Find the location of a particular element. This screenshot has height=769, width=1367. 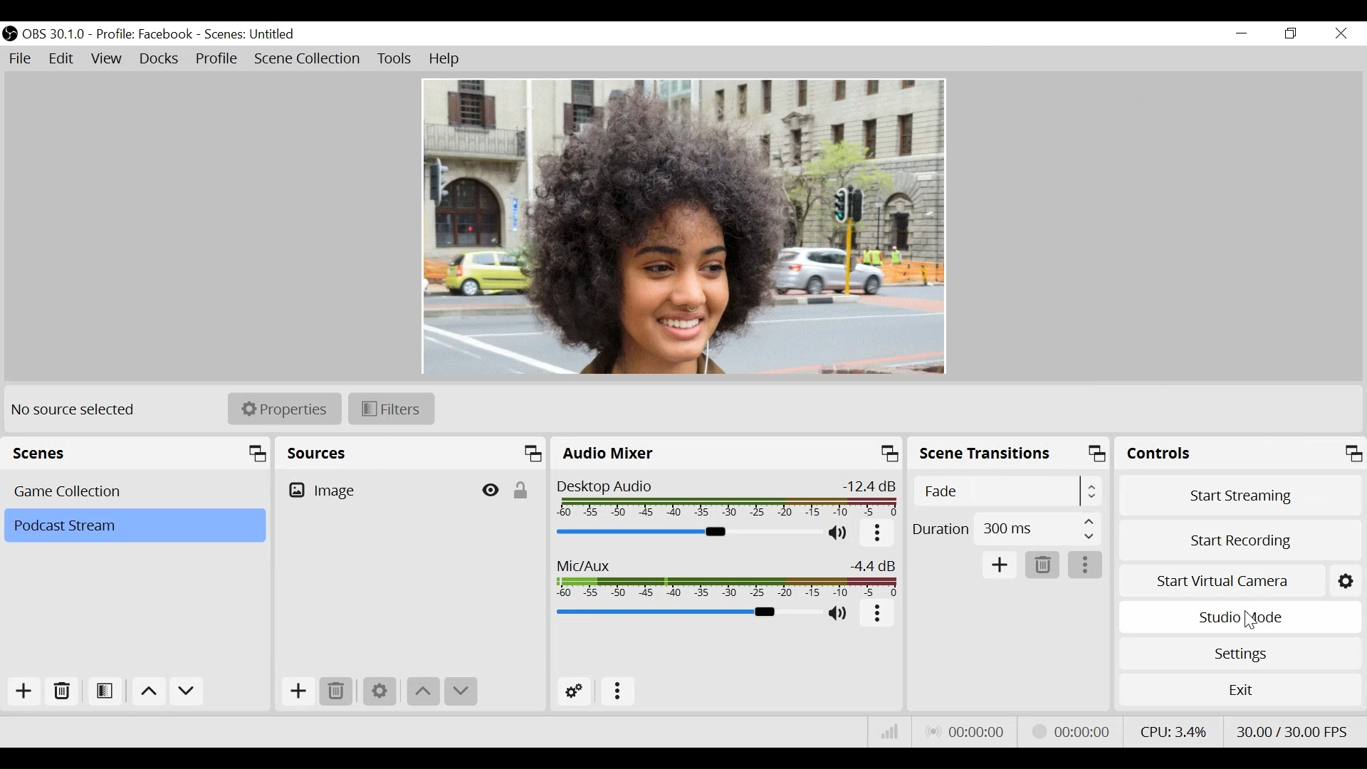

Stream Status is located at coordinates (1069, 731).